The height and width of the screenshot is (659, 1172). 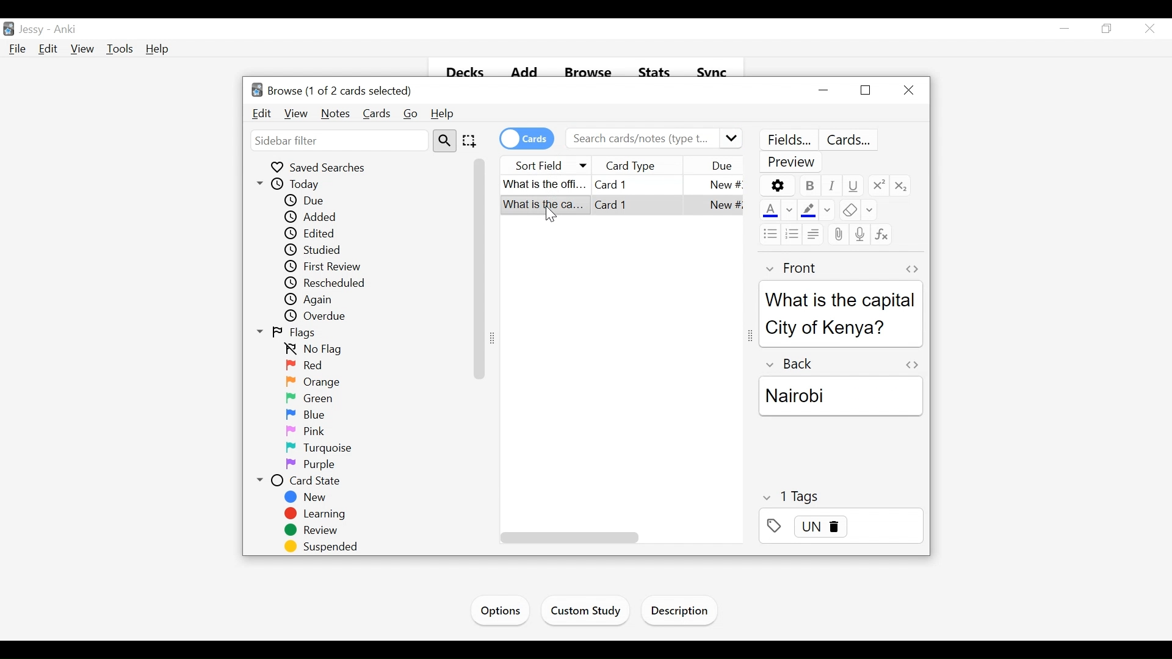 What do you see at coordinates (911, 268) in the screenshot?
I see `Toggle HTML Editor` at bounding box center [911, 268].